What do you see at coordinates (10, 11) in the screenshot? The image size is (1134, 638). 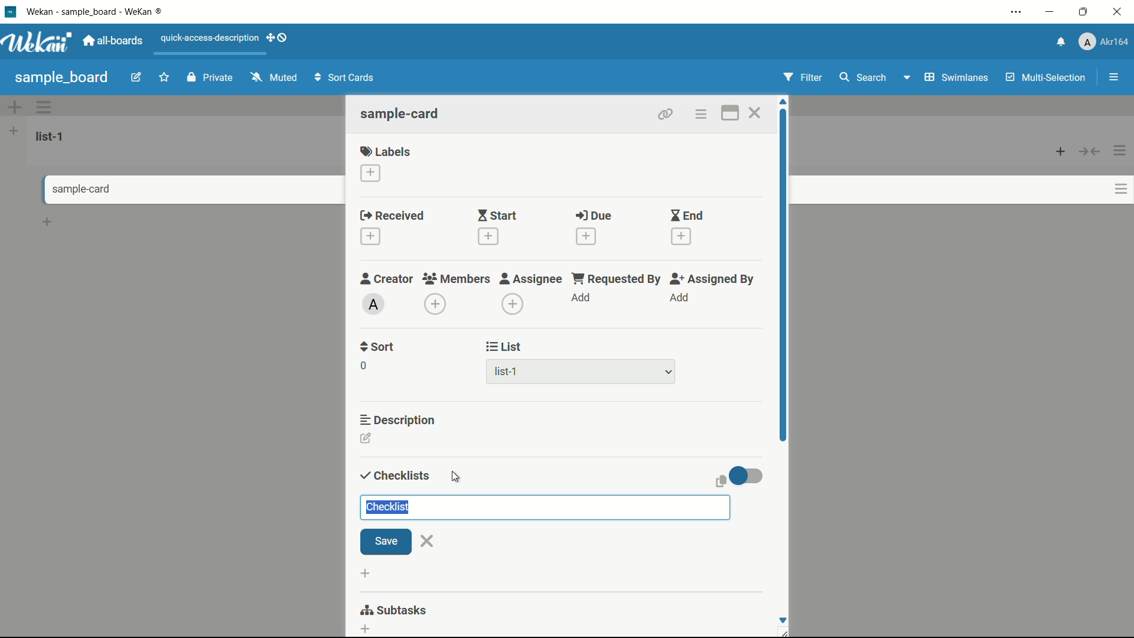 I see `app icon` at bounding box center [10, 11].